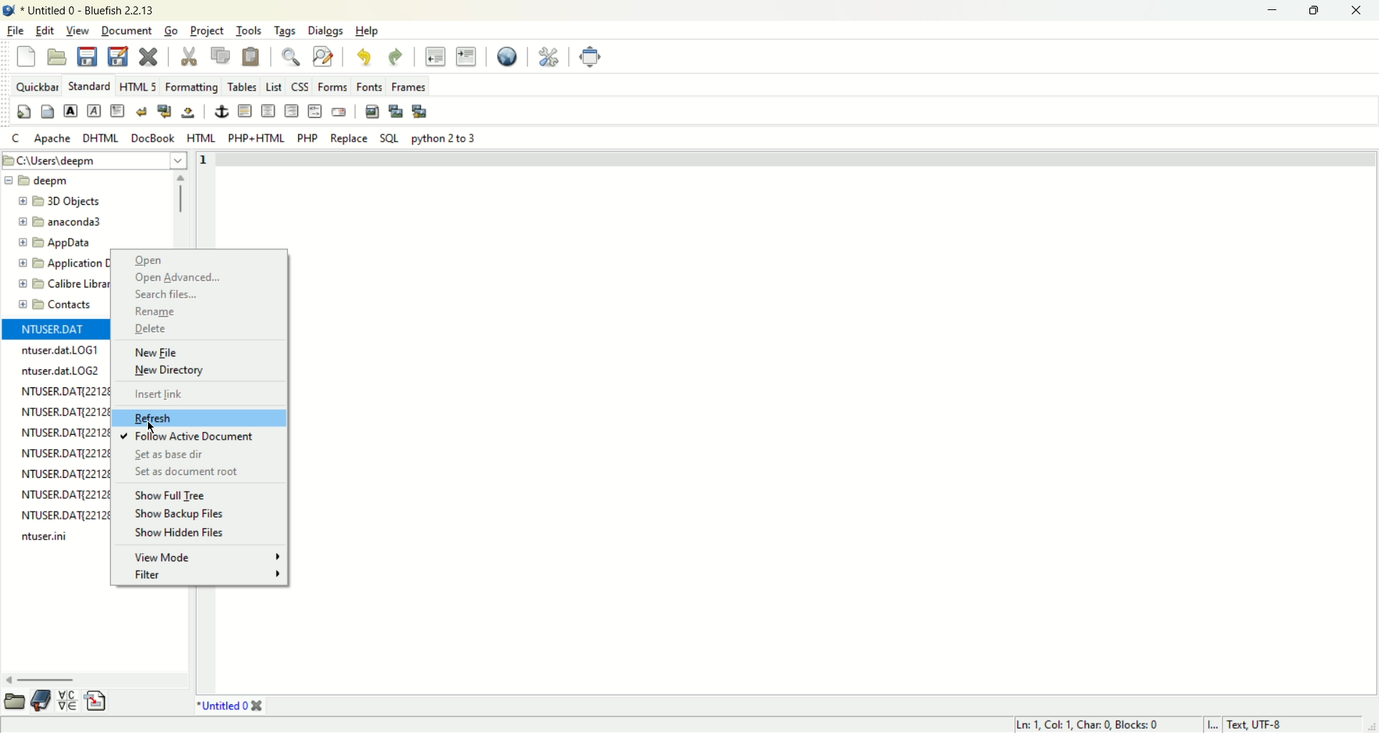  I want to click on save, so click(88, 57).